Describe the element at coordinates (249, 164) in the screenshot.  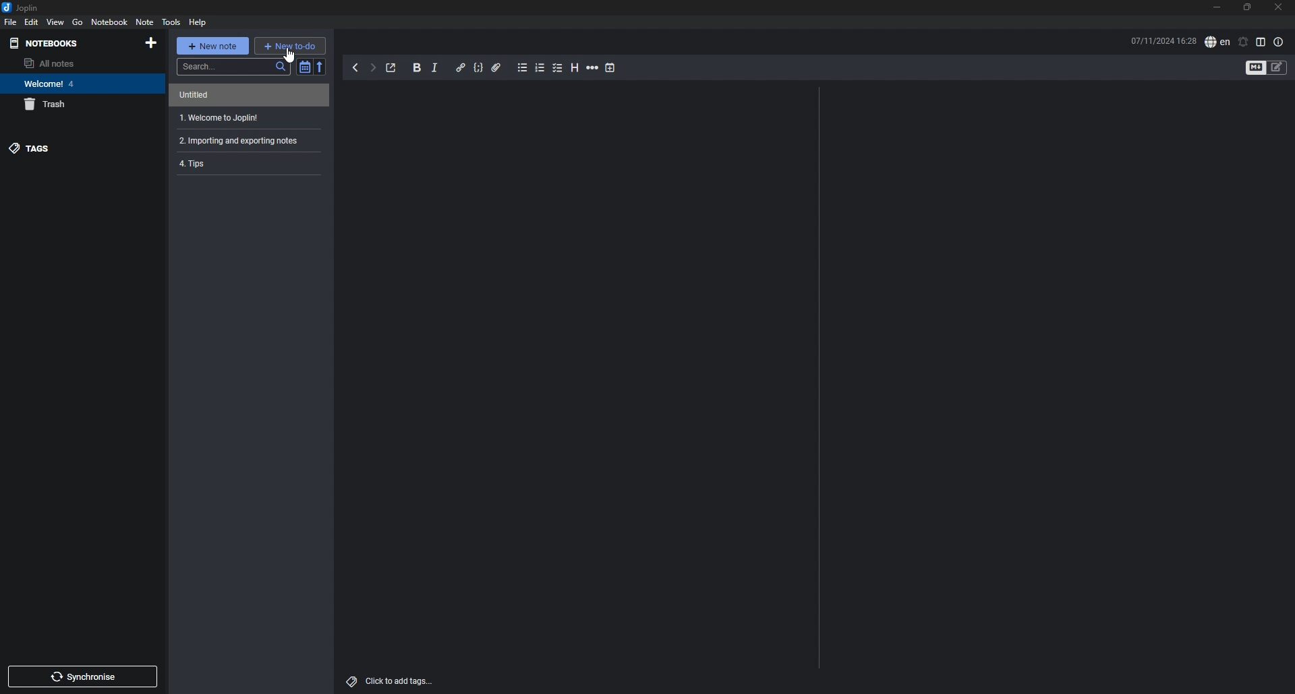
I see `note` at that location.